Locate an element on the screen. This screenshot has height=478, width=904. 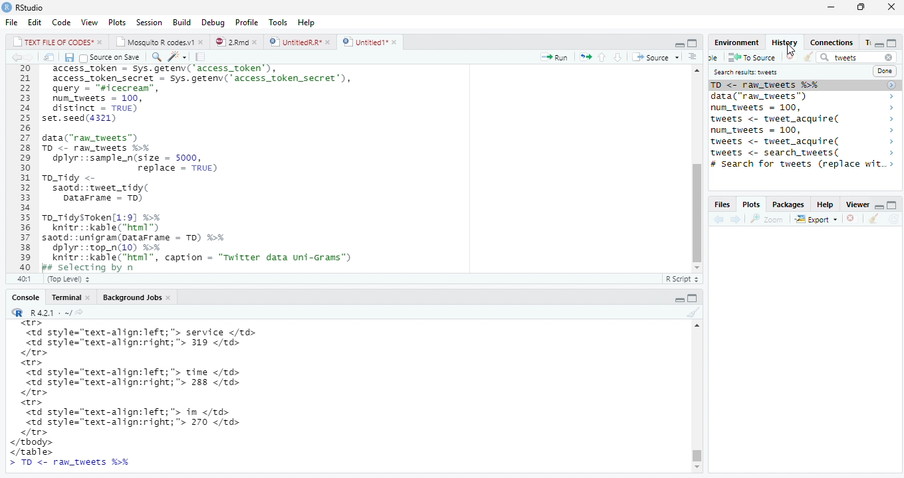
Done is located at coordinates (881, 70).